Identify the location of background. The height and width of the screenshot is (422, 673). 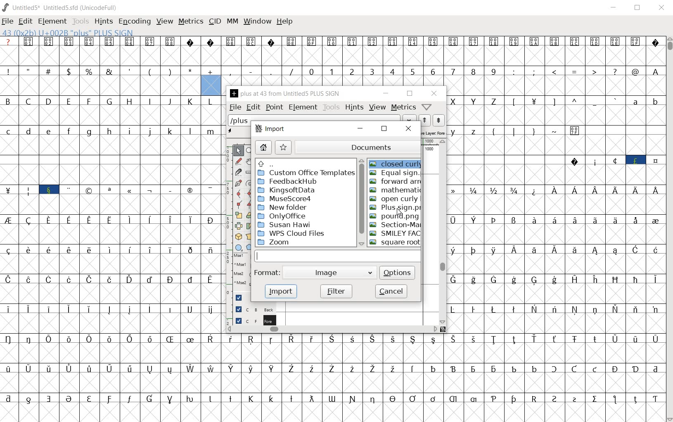
(251, 309).